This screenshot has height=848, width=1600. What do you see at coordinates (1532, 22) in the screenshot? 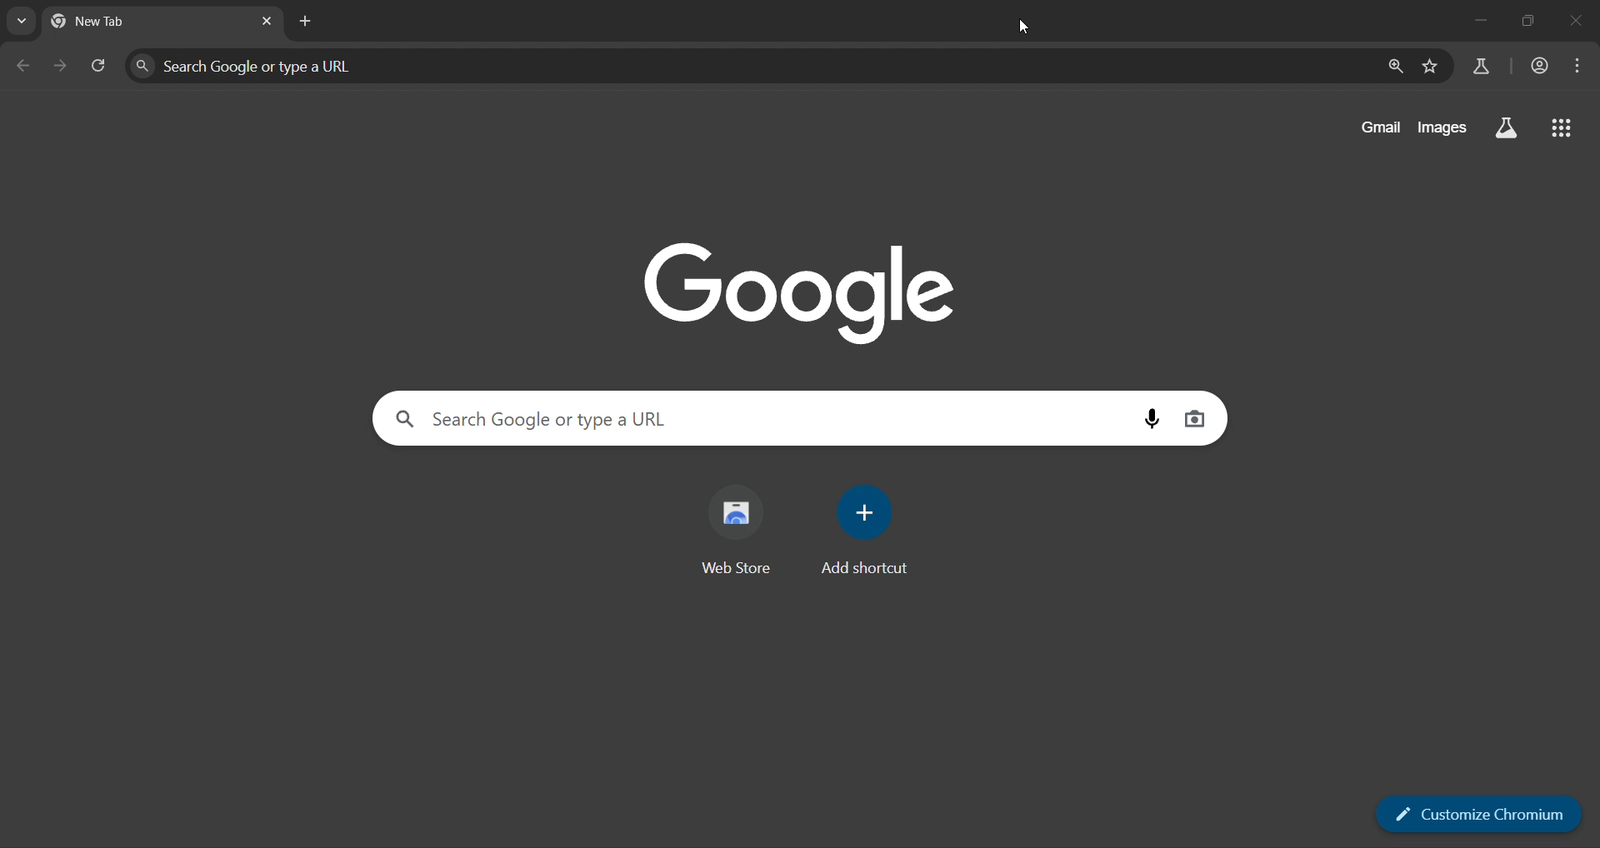
I see `restore down` at bounding box center [1532, 22].